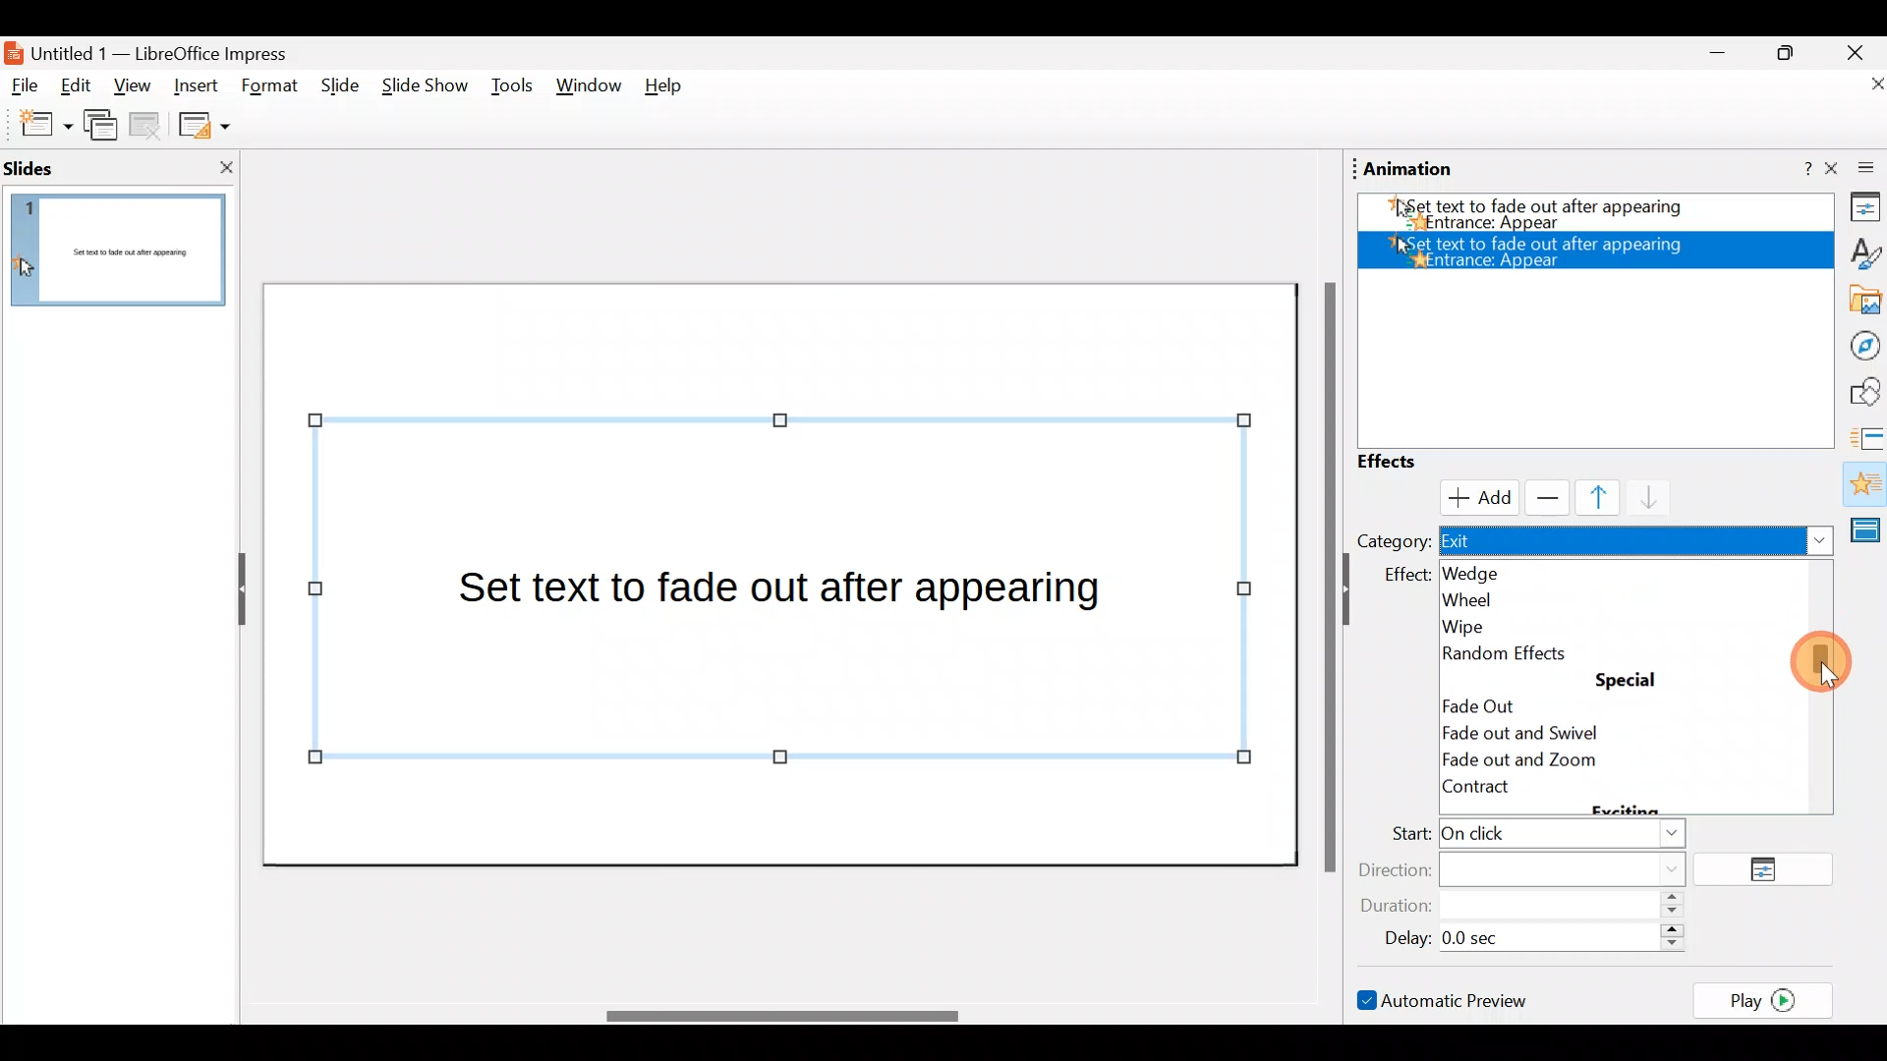 The width and height of the screenshot is (1887, 1061). I want to click on Start, so click(1532, 836).